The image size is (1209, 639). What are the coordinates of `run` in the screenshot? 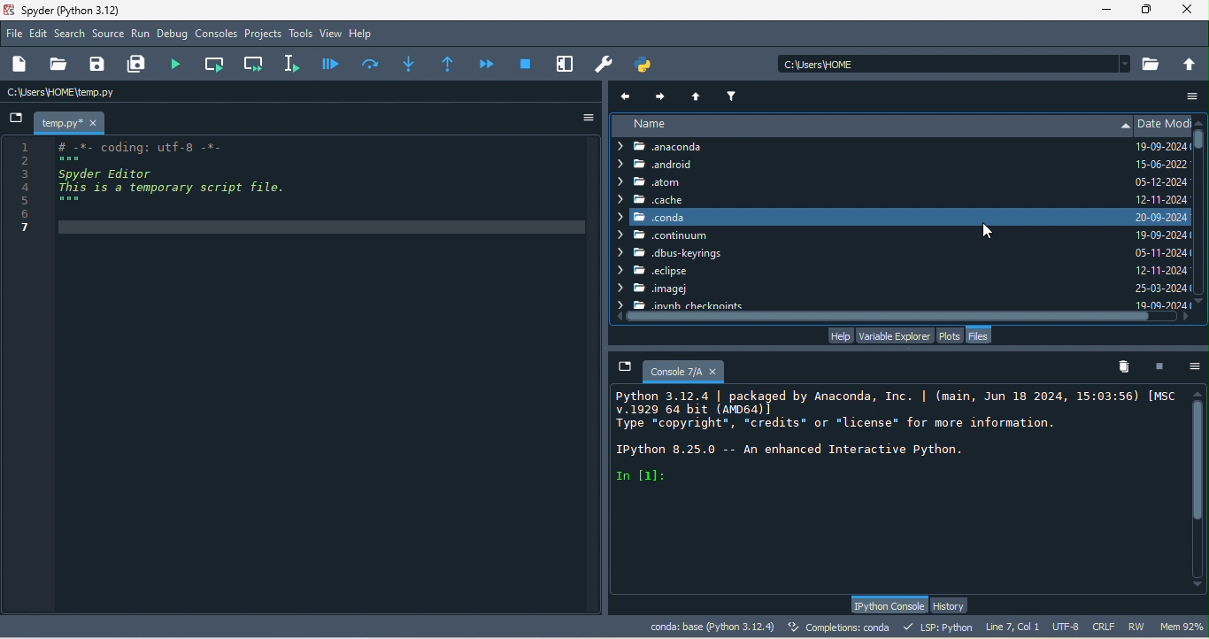 It's located at (141, 35).